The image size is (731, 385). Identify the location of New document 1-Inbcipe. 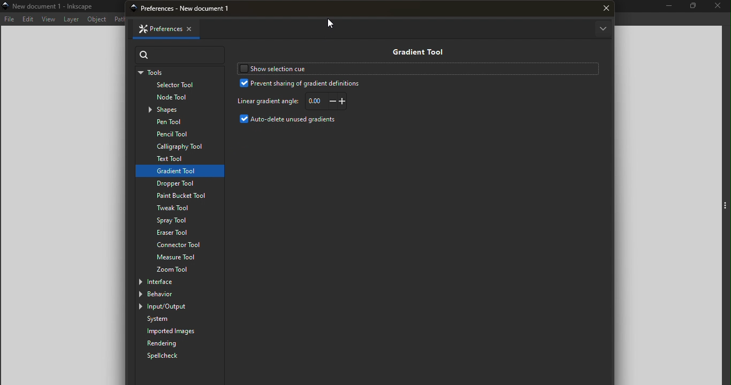
(56, 6).